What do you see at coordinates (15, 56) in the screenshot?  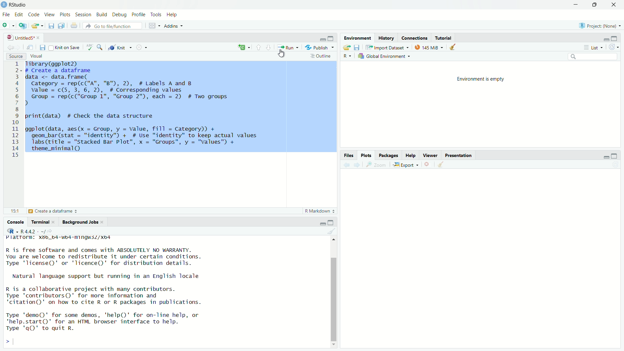 I see `Source` at bounding box center [15, 56].